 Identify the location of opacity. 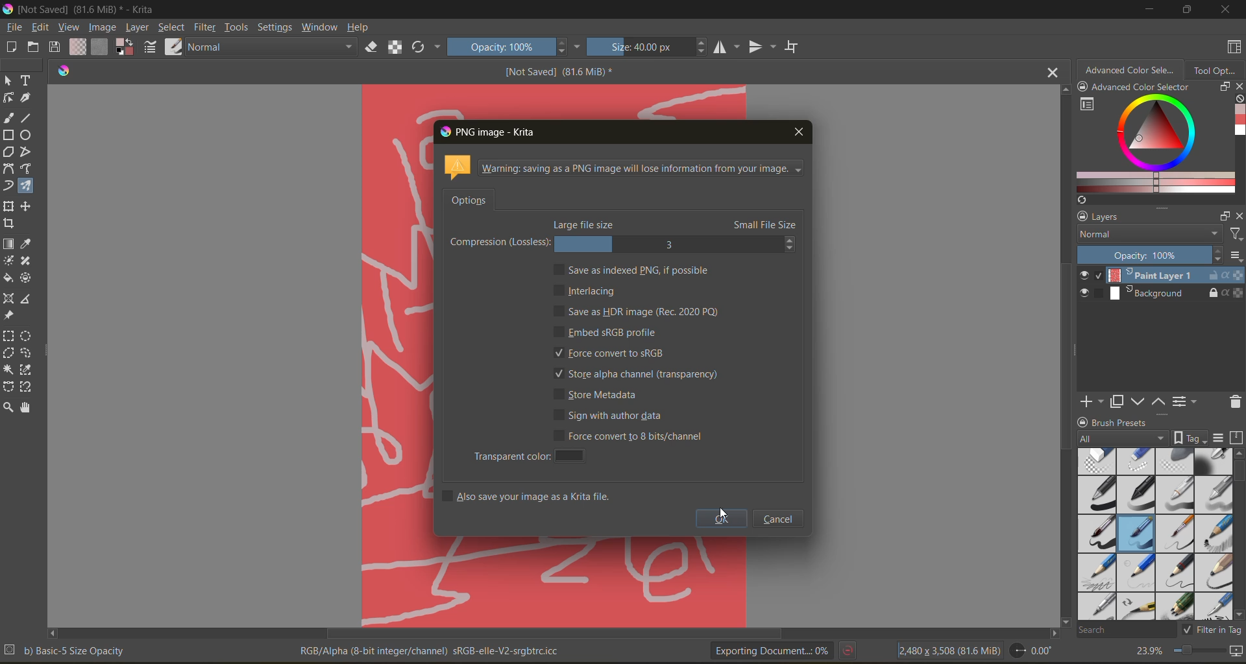
(1160, 255).